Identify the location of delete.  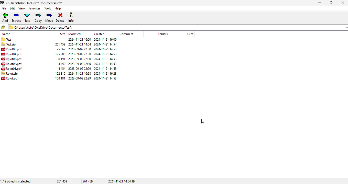
(60, 18).